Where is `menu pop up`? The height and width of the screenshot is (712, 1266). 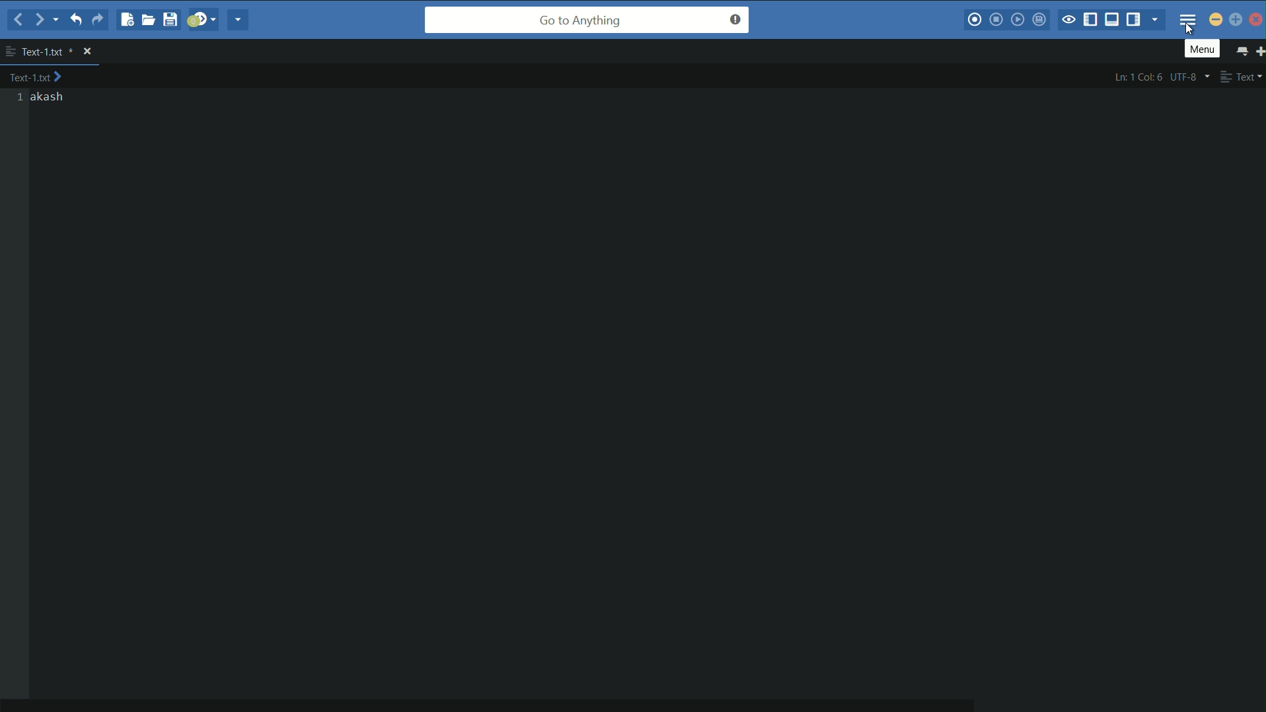
menu pop up is located at coordinates (1203, 48).